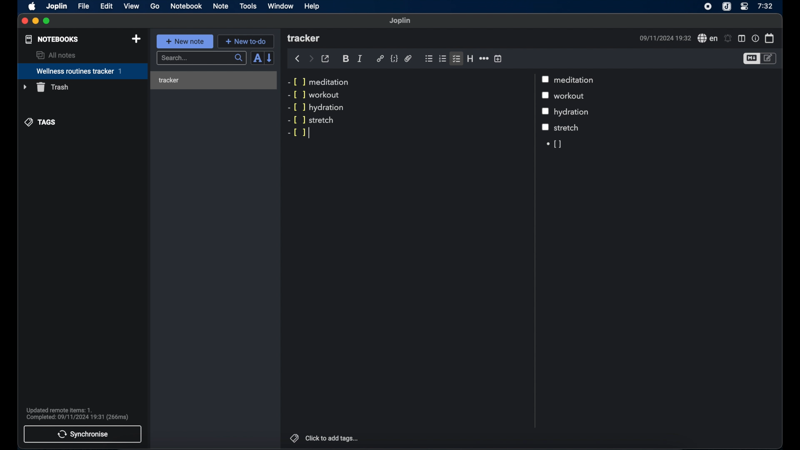 The width and height of the screenshot is (800, 450). What do you see at coordinates (320, 82) in the screenshot?
I see `-[ ] meditation` at bounding box center [320, 82].